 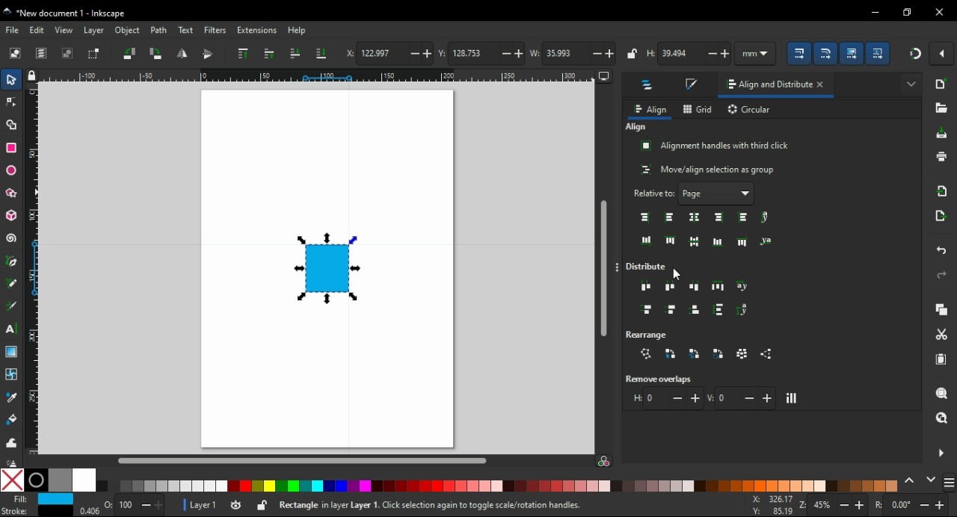 I want to click on align right edges, so click(x=720, y=217).